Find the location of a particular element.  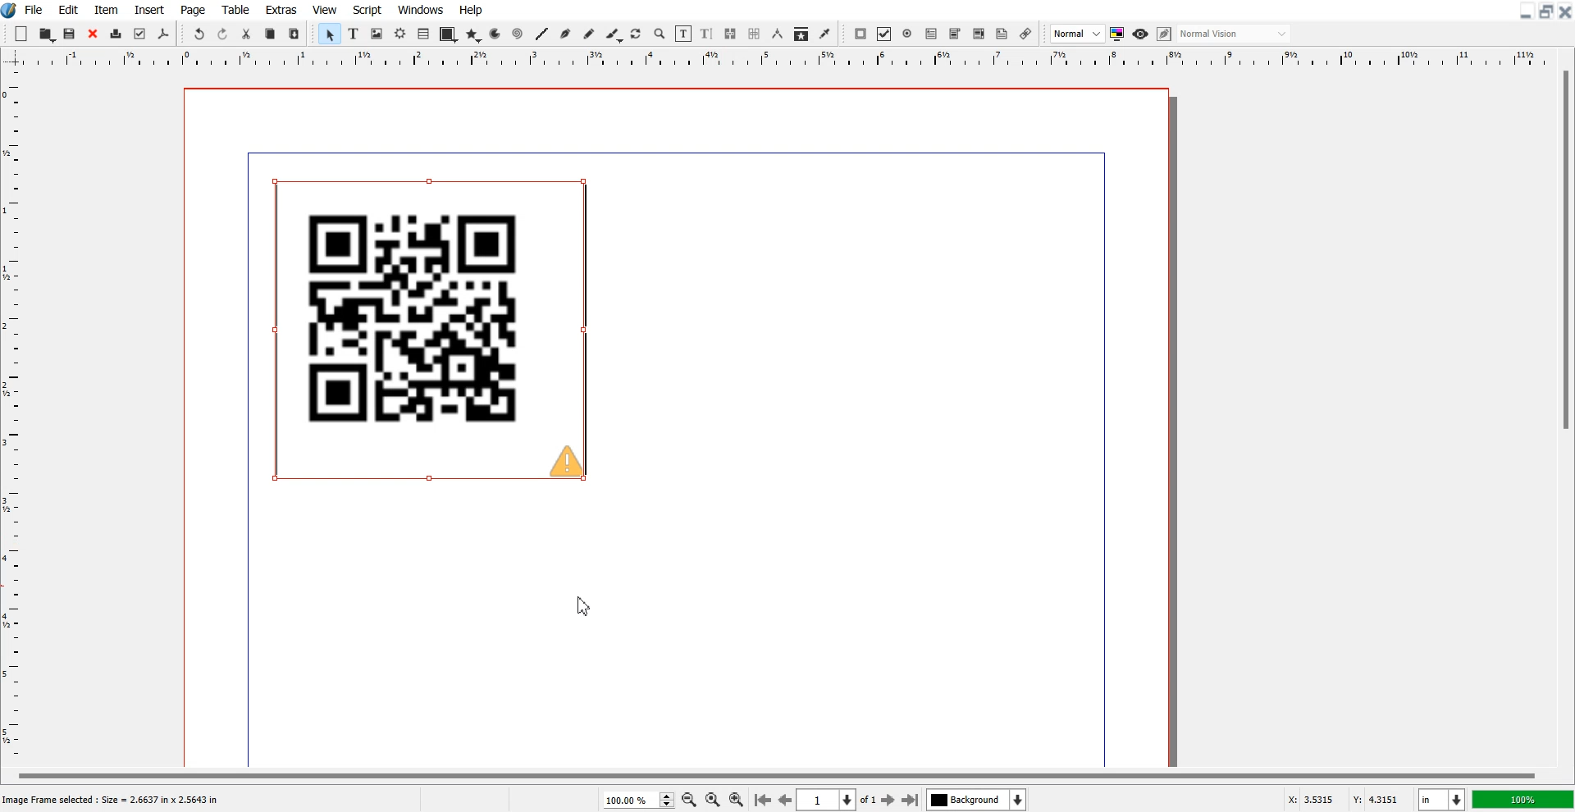

Arc is located at coordinates (496, 34).